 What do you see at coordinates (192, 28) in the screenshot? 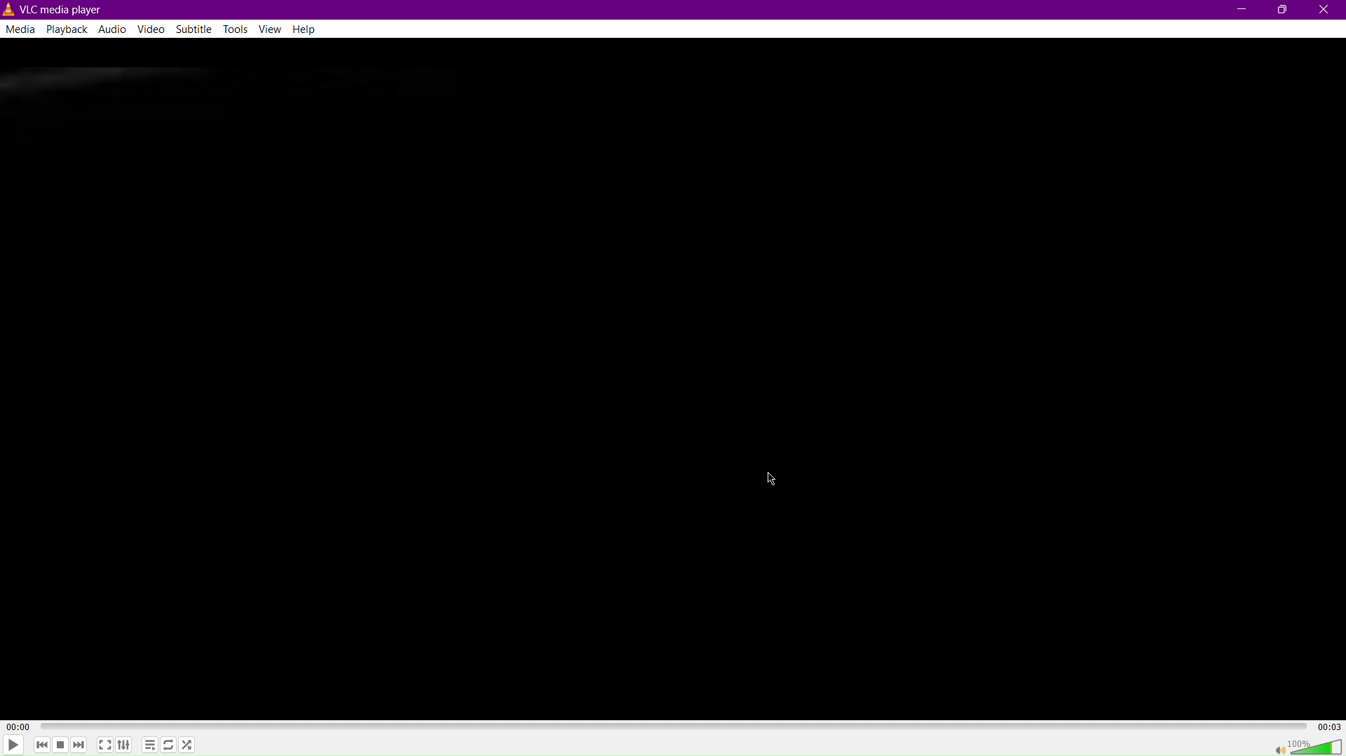
I see `Subtitle` at bounding box center [192, 28].